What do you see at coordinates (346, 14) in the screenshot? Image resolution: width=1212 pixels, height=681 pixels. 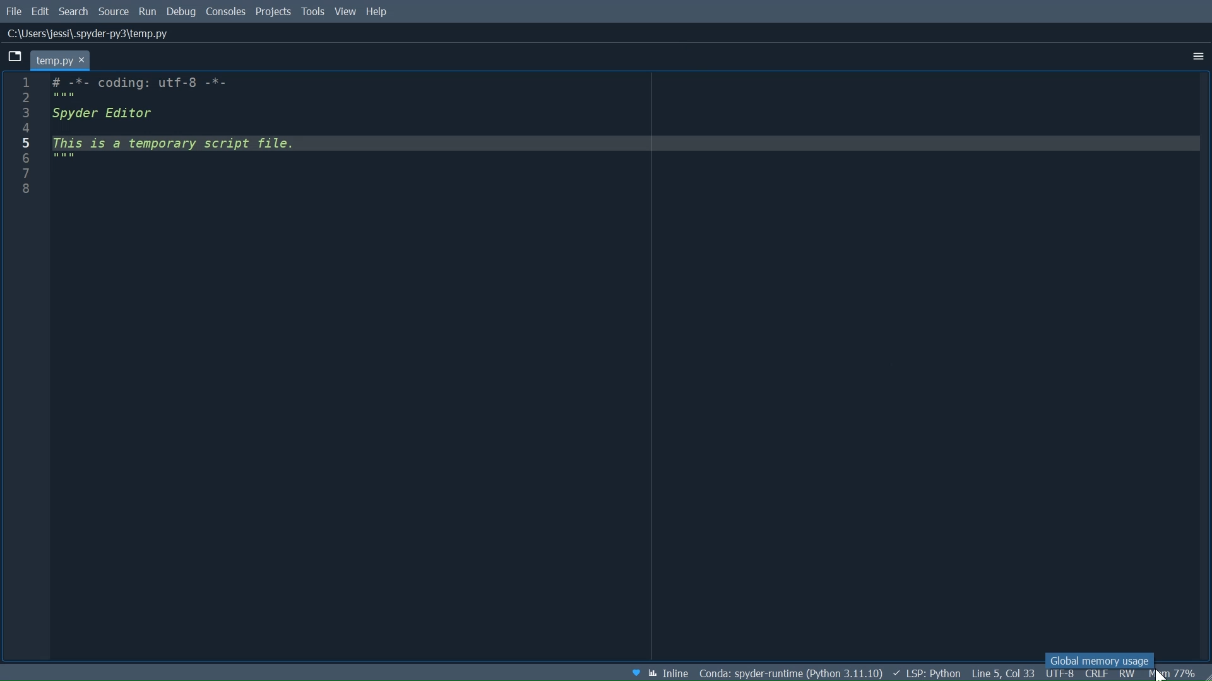 I see `View` at bounding box center [346, 14].